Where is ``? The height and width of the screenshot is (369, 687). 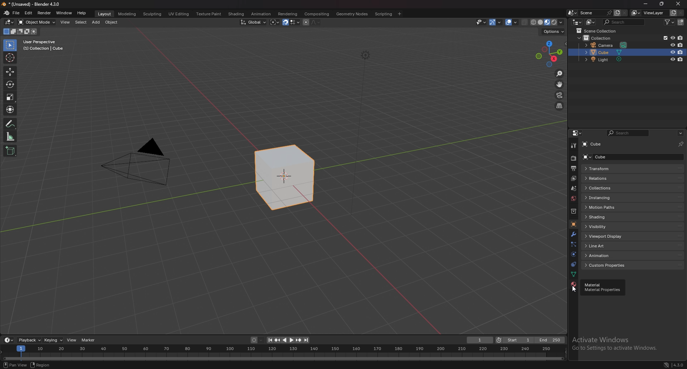  is located at coordinates (364, 138).